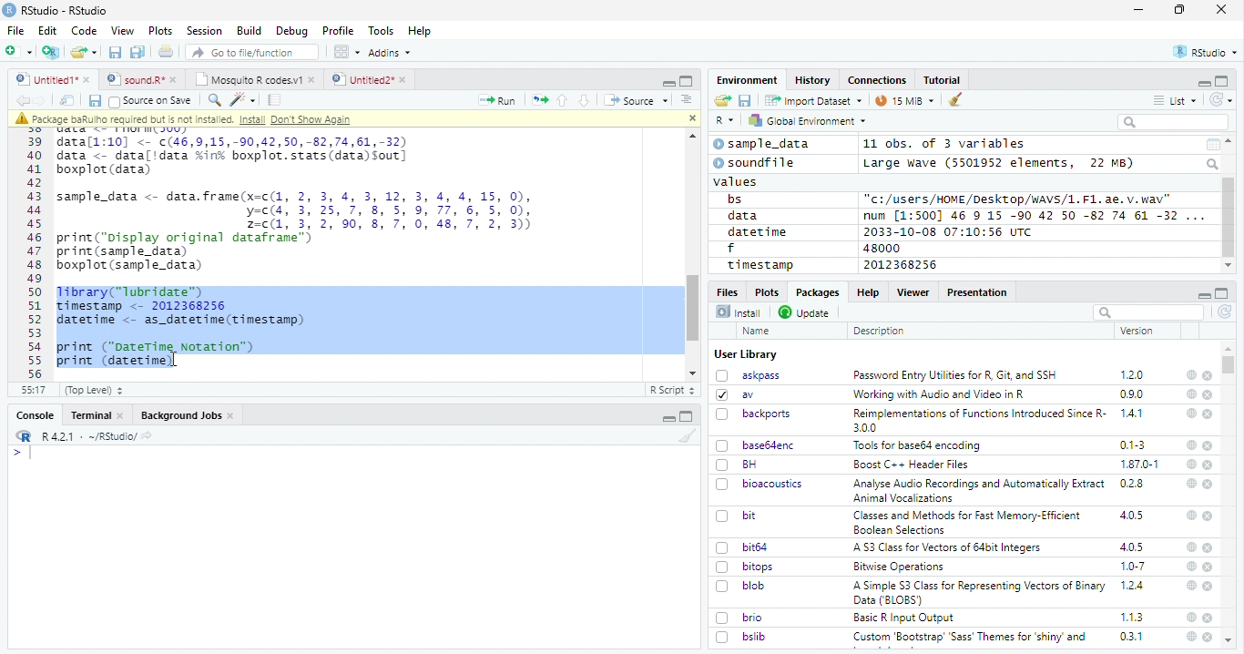 The width and height of the screenshot is (1244, 654). Describe the element at coordinates (292, 31) in the screenshot. I see `Debug` at that location.